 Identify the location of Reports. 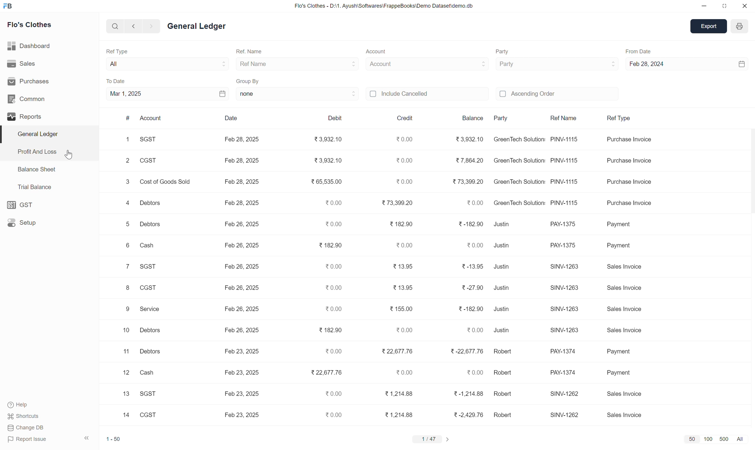
(25, 119).